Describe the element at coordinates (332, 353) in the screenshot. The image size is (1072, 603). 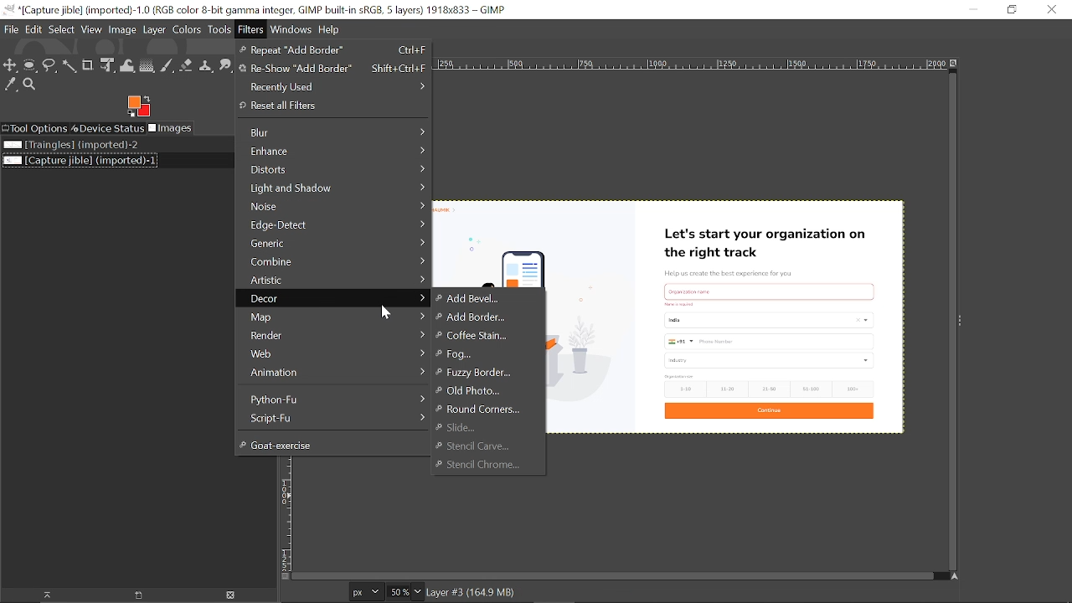
I see `Web` at that location.